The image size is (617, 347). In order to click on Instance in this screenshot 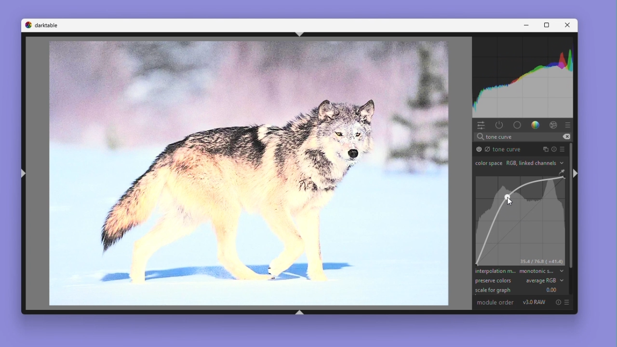, I will do `click(546, 149)`.